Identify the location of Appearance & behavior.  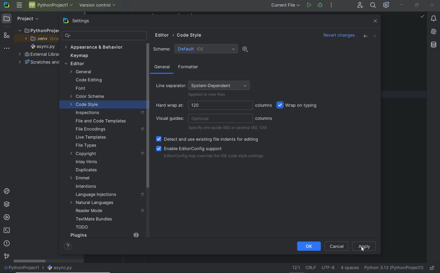
(98, 48).